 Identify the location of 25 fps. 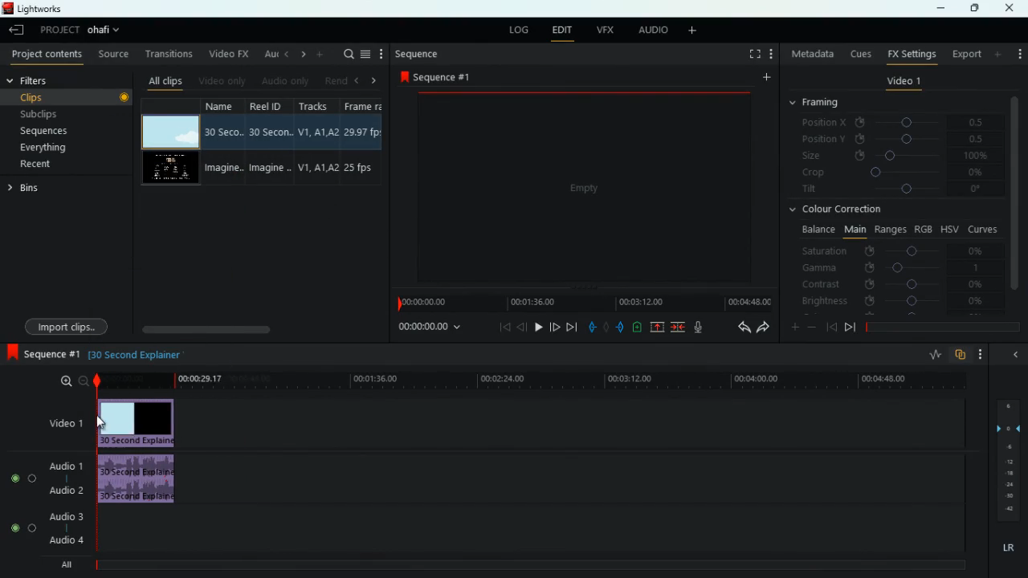
(363, 167).